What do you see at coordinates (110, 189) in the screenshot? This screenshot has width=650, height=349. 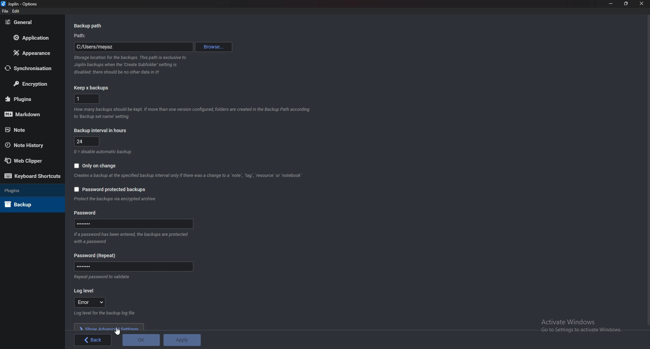 I see `Password protected backups` at bounding box center [110, 189].